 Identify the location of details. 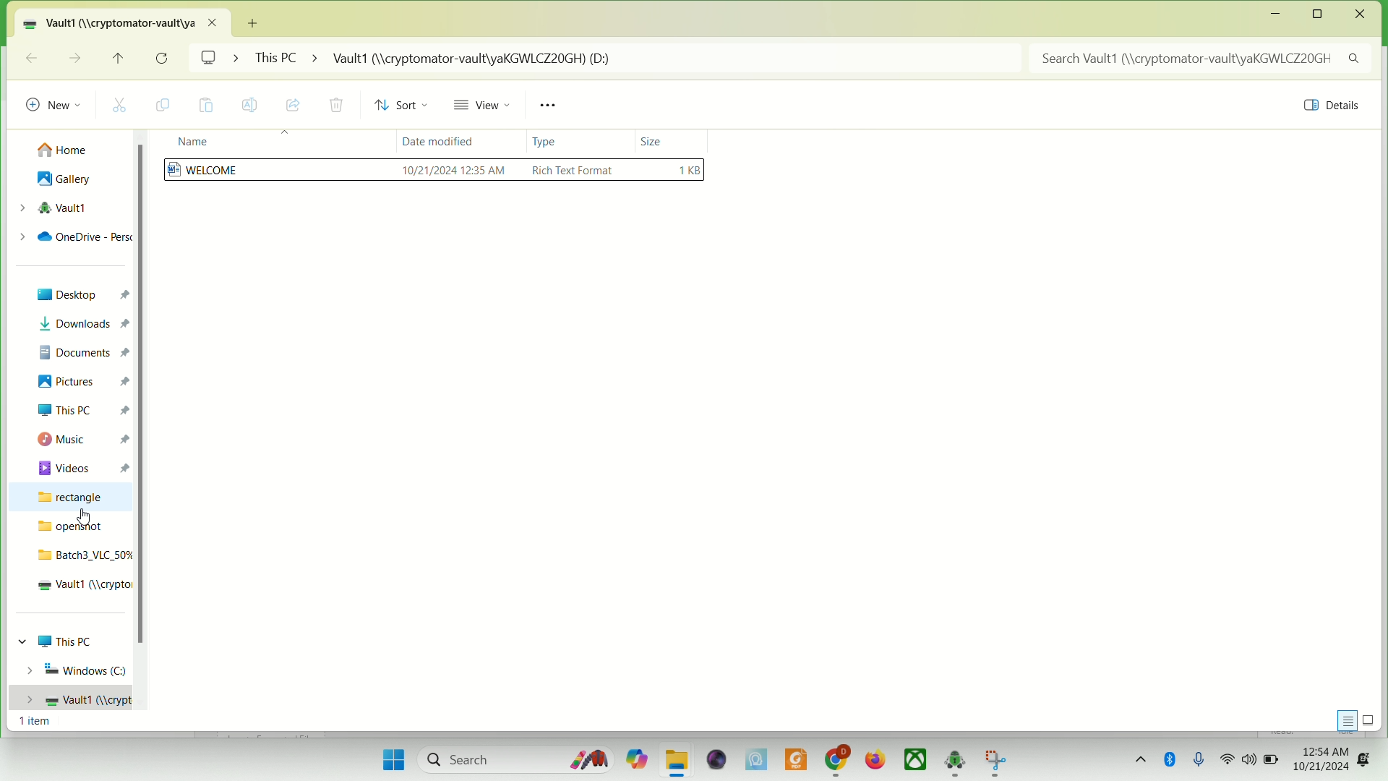
(1327, 108).